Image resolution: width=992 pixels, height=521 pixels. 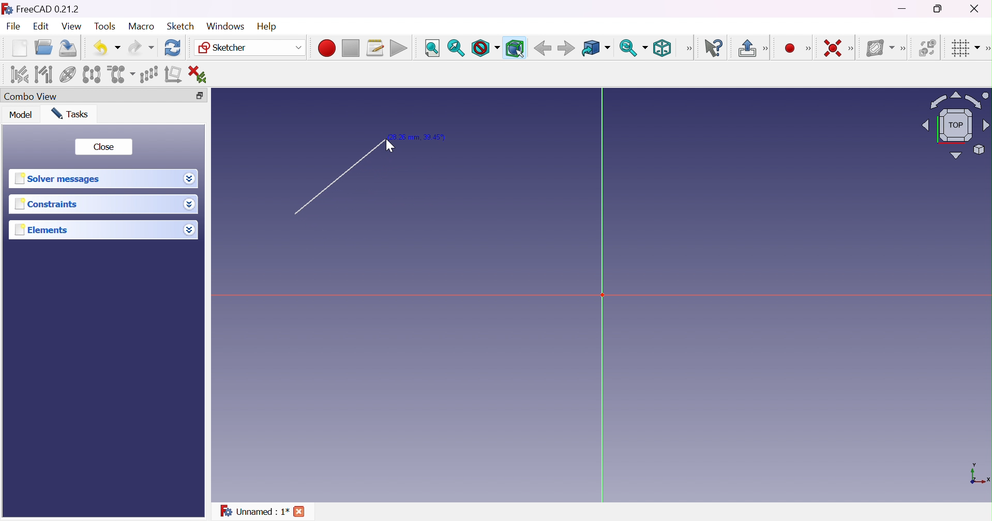 I want to click on Restore down, so click(x=939, y=9).